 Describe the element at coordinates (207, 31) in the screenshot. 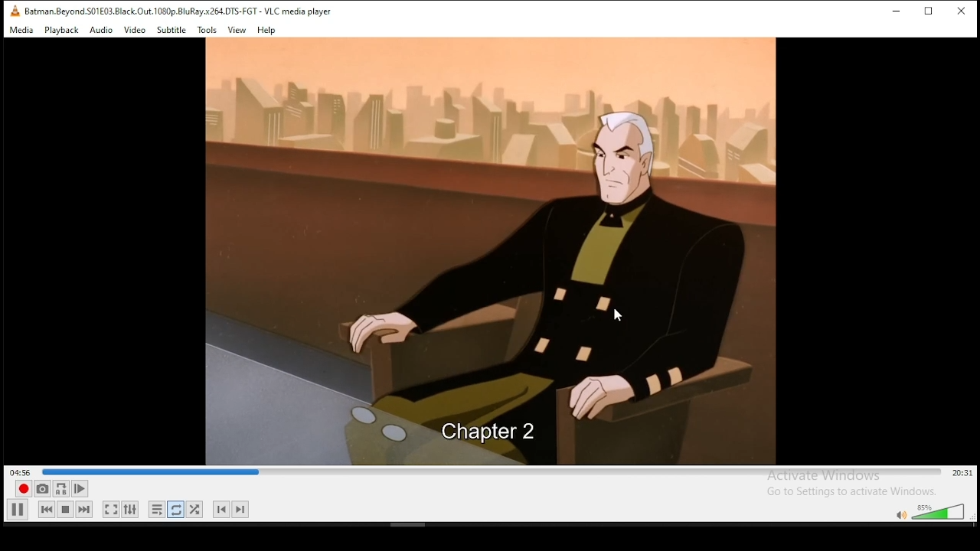

I see `Tools.` at that location.